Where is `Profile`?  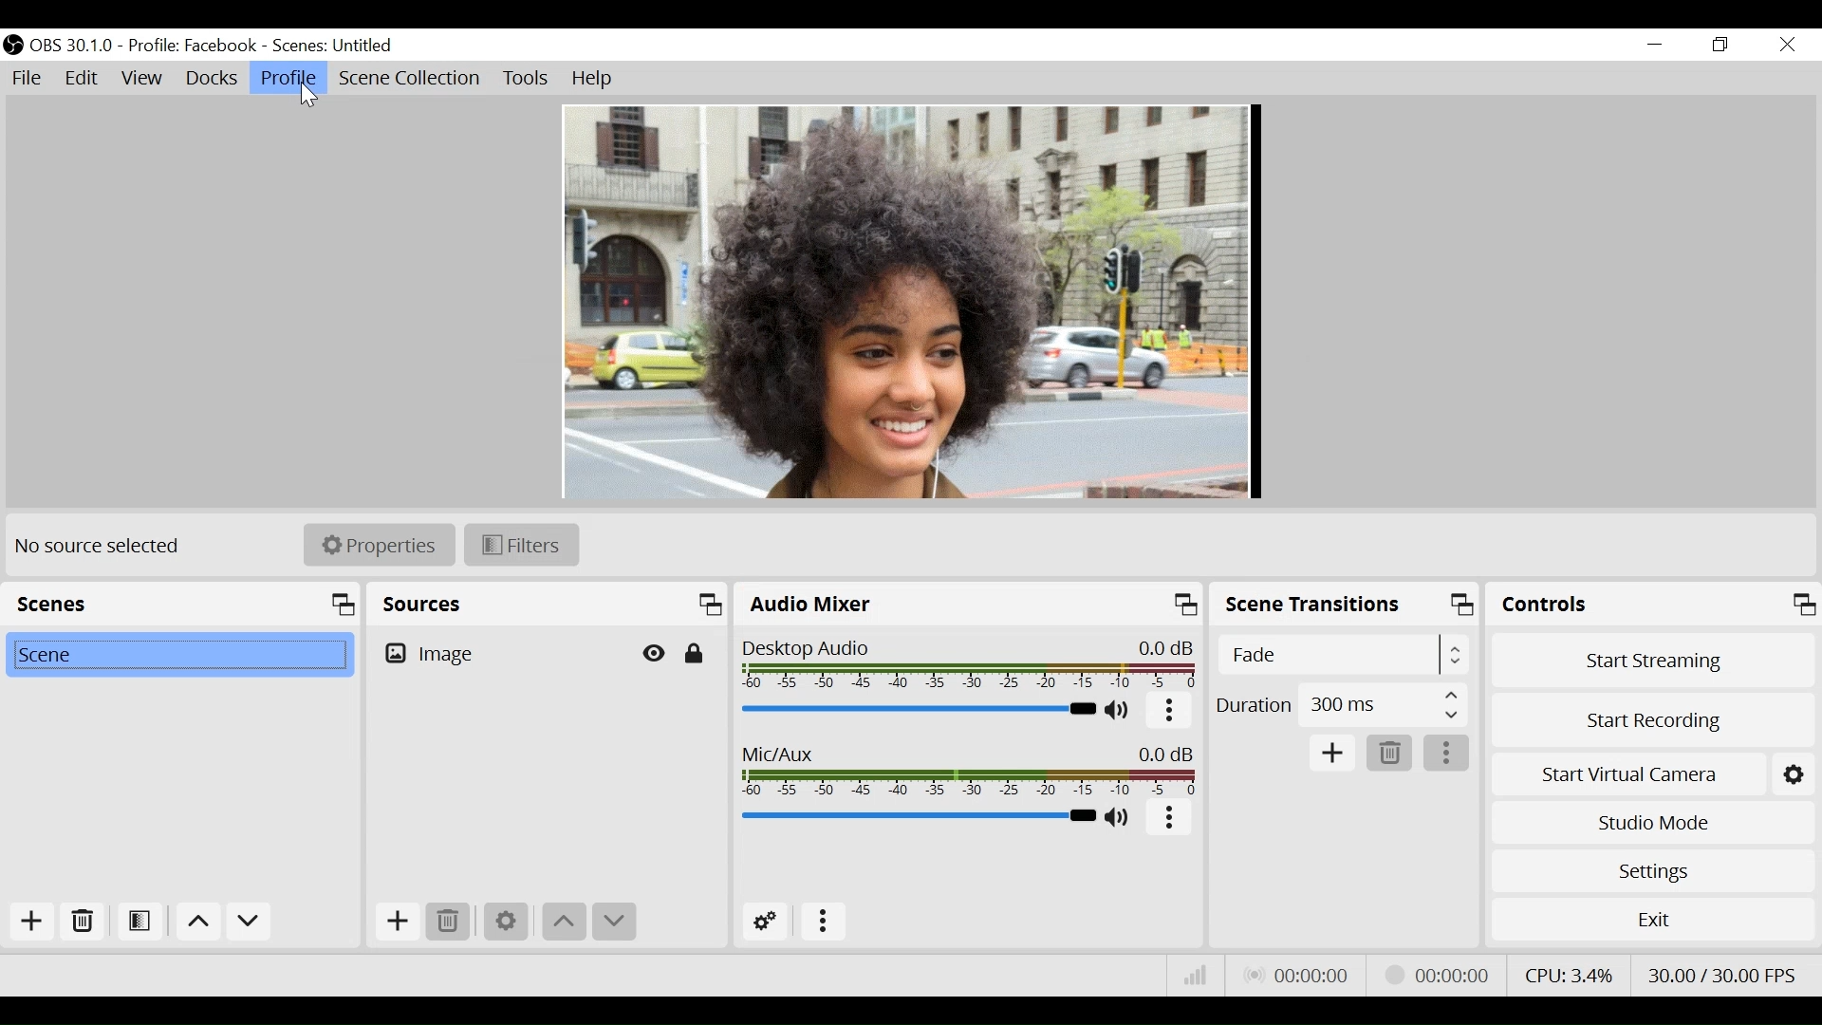
Profile is located at coordinates (288, 77).